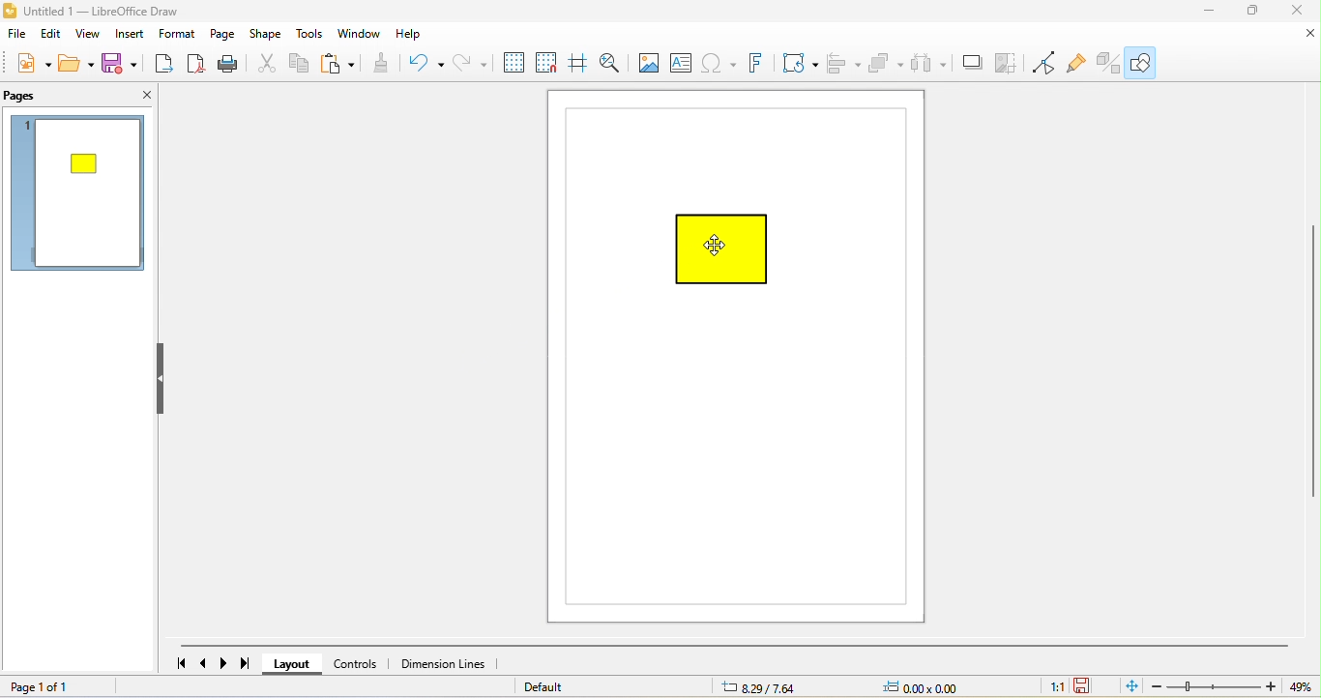  Describe the element at coordinates (761, 65) in the screenshot. I see `fontwork text` at that location.